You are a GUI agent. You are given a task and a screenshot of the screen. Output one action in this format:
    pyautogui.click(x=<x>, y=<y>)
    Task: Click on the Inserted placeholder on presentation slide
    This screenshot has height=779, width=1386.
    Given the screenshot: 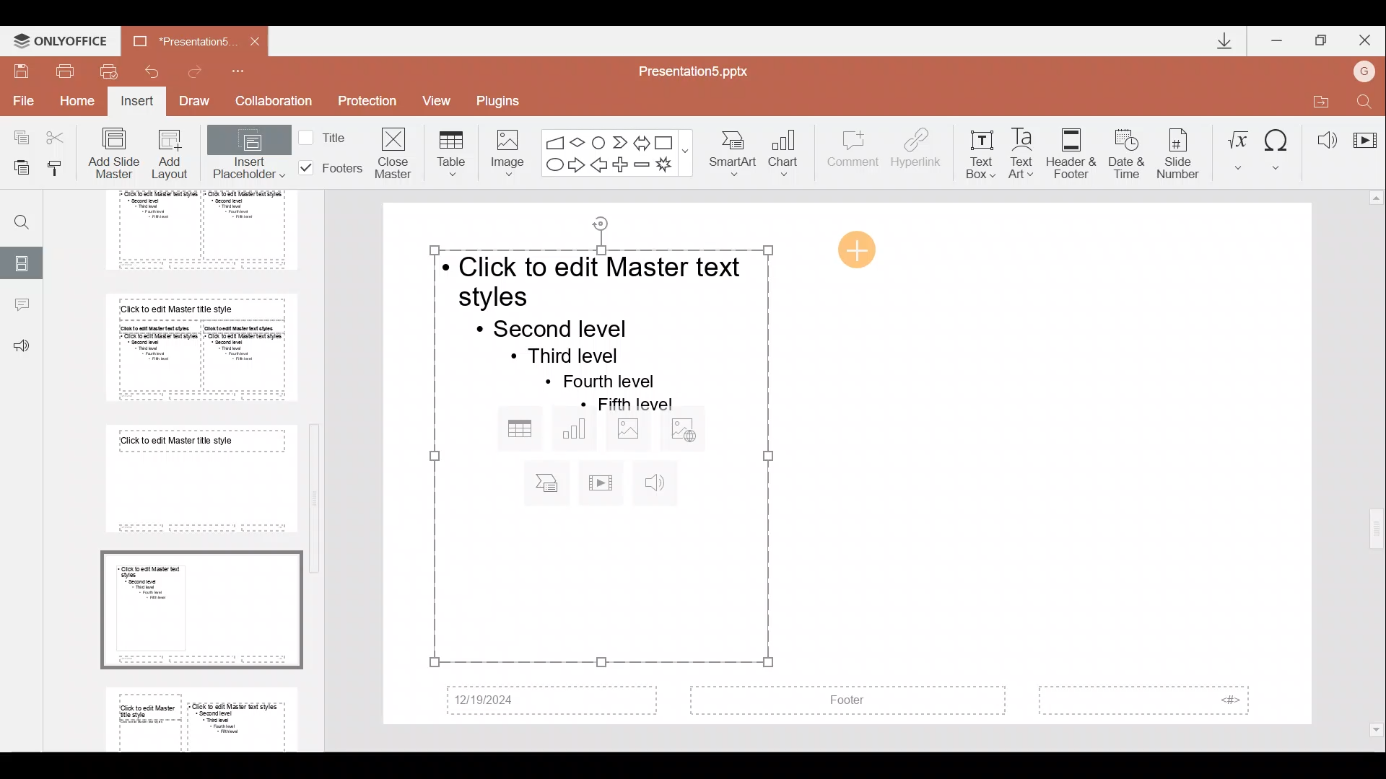 What is the action you would take?
    pyautogui.click(x=594, y=454)
    